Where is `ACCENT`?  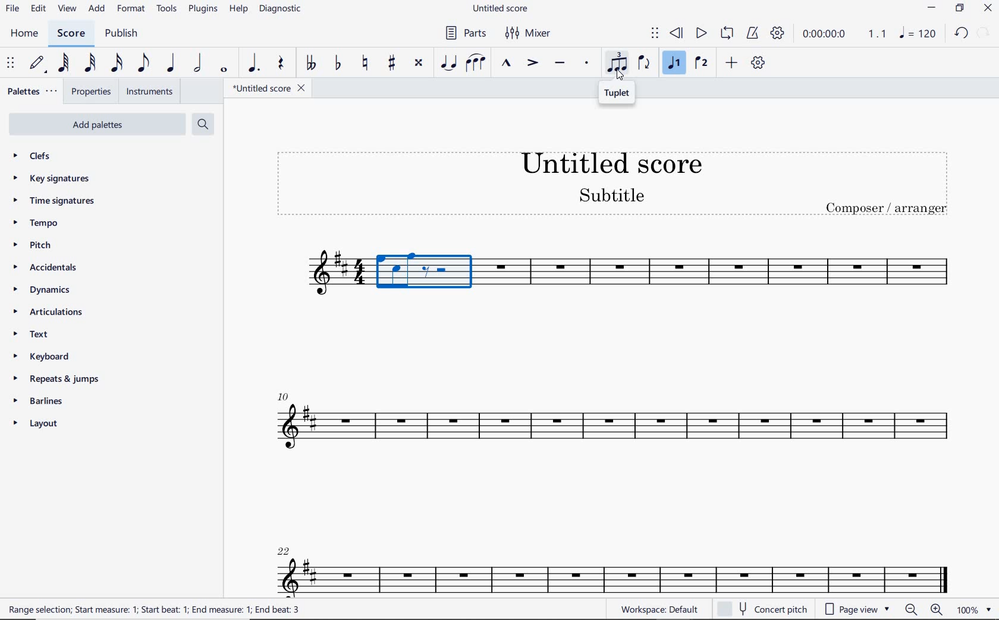
ACCENT is located at coordinates (533, 65).